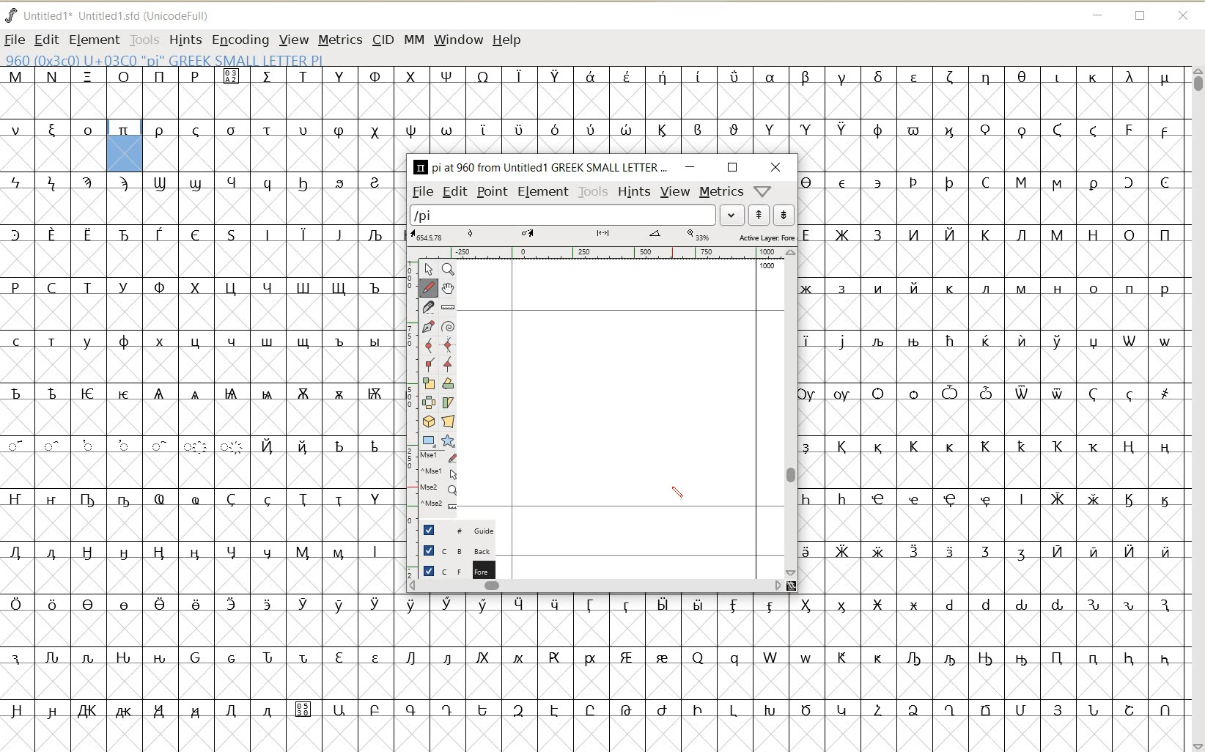 The image size is (1205, 752). Describe the element at coordinates (14, 40) in the screenshot. I see `FILE` at that location.